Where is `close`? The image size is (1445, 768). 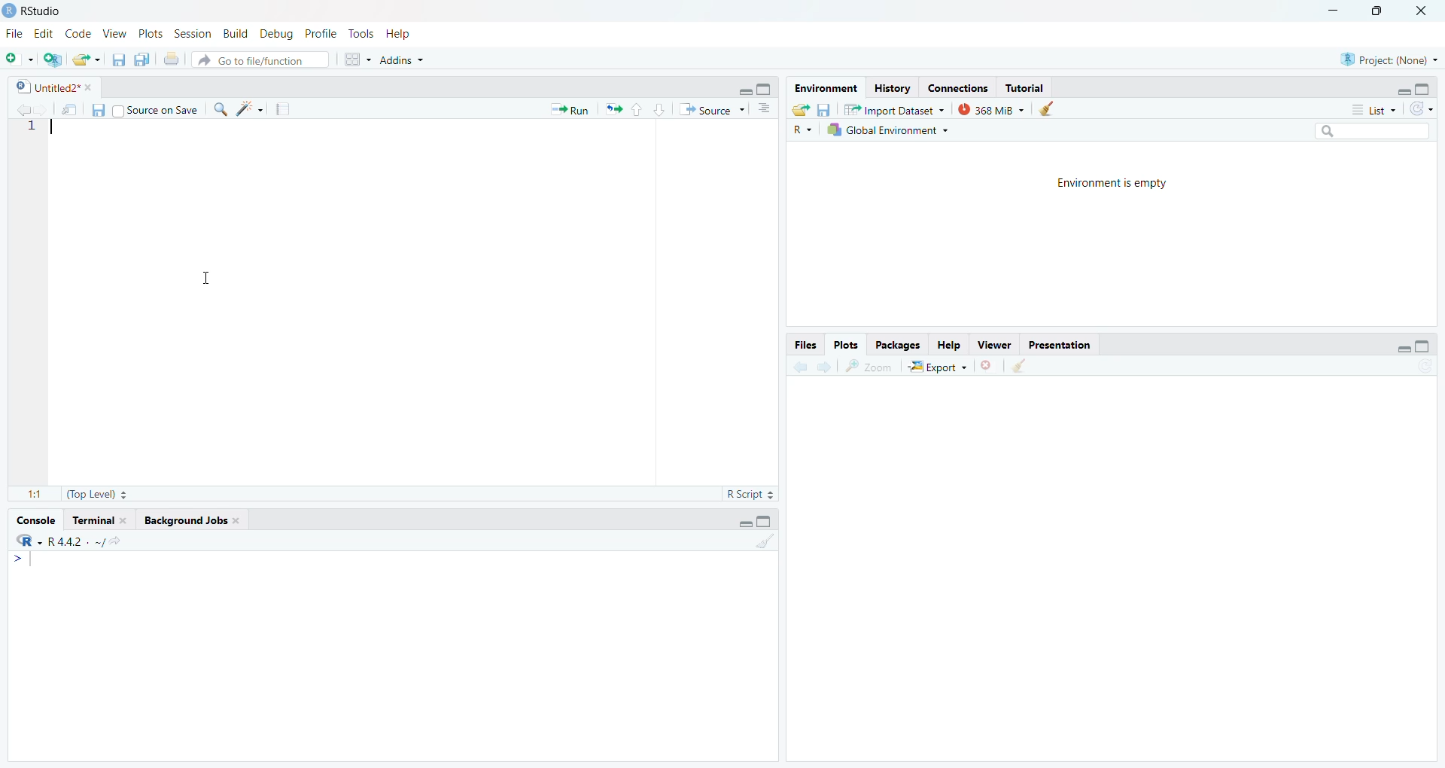
close is located at coordinates (1426, 12).